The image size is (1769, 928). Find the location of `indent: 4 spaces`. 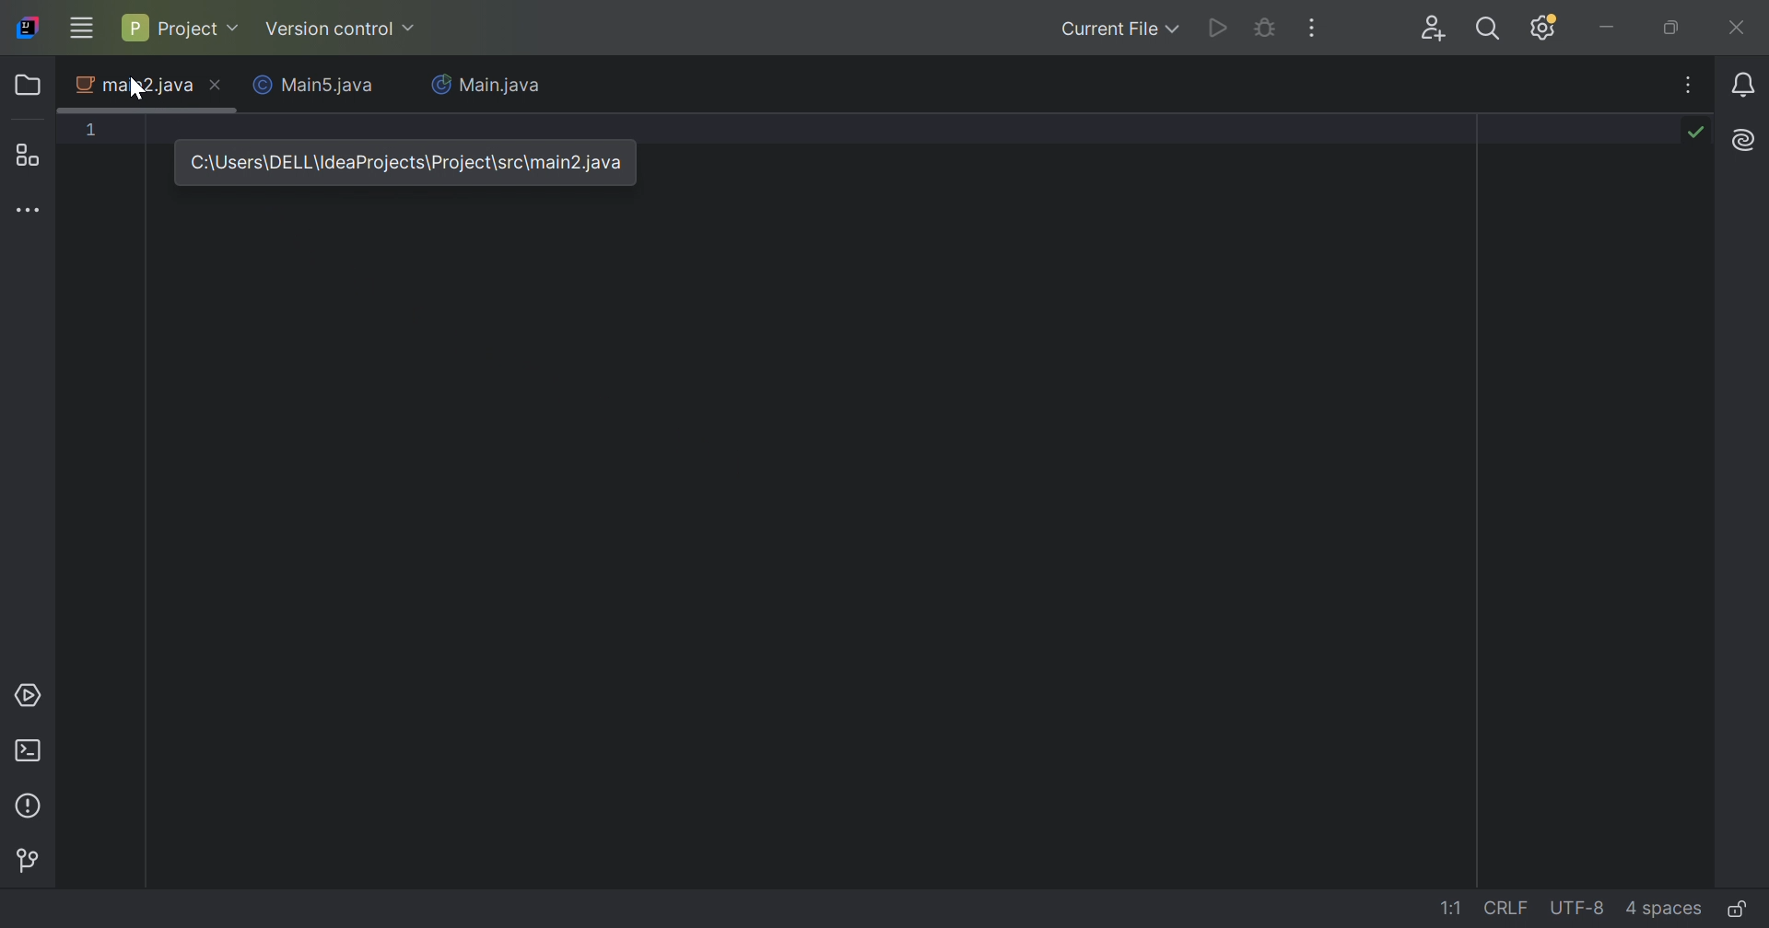

indent: 4 spaces is located at coordinates (1667, 908).